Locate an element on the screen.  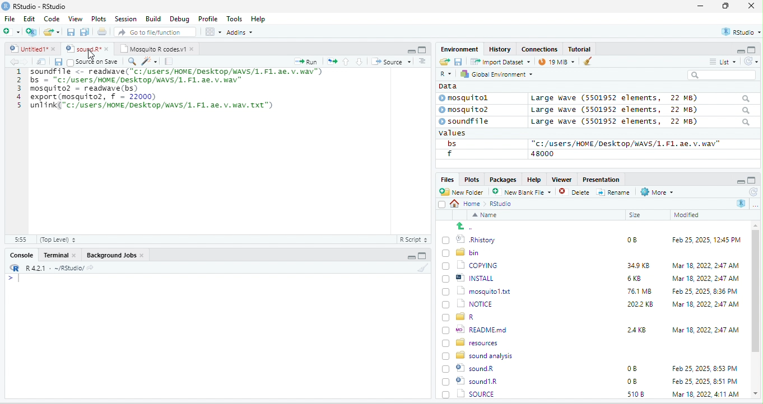
RR R421 - ~/RStudio/ is located at coordinates (49, 269).